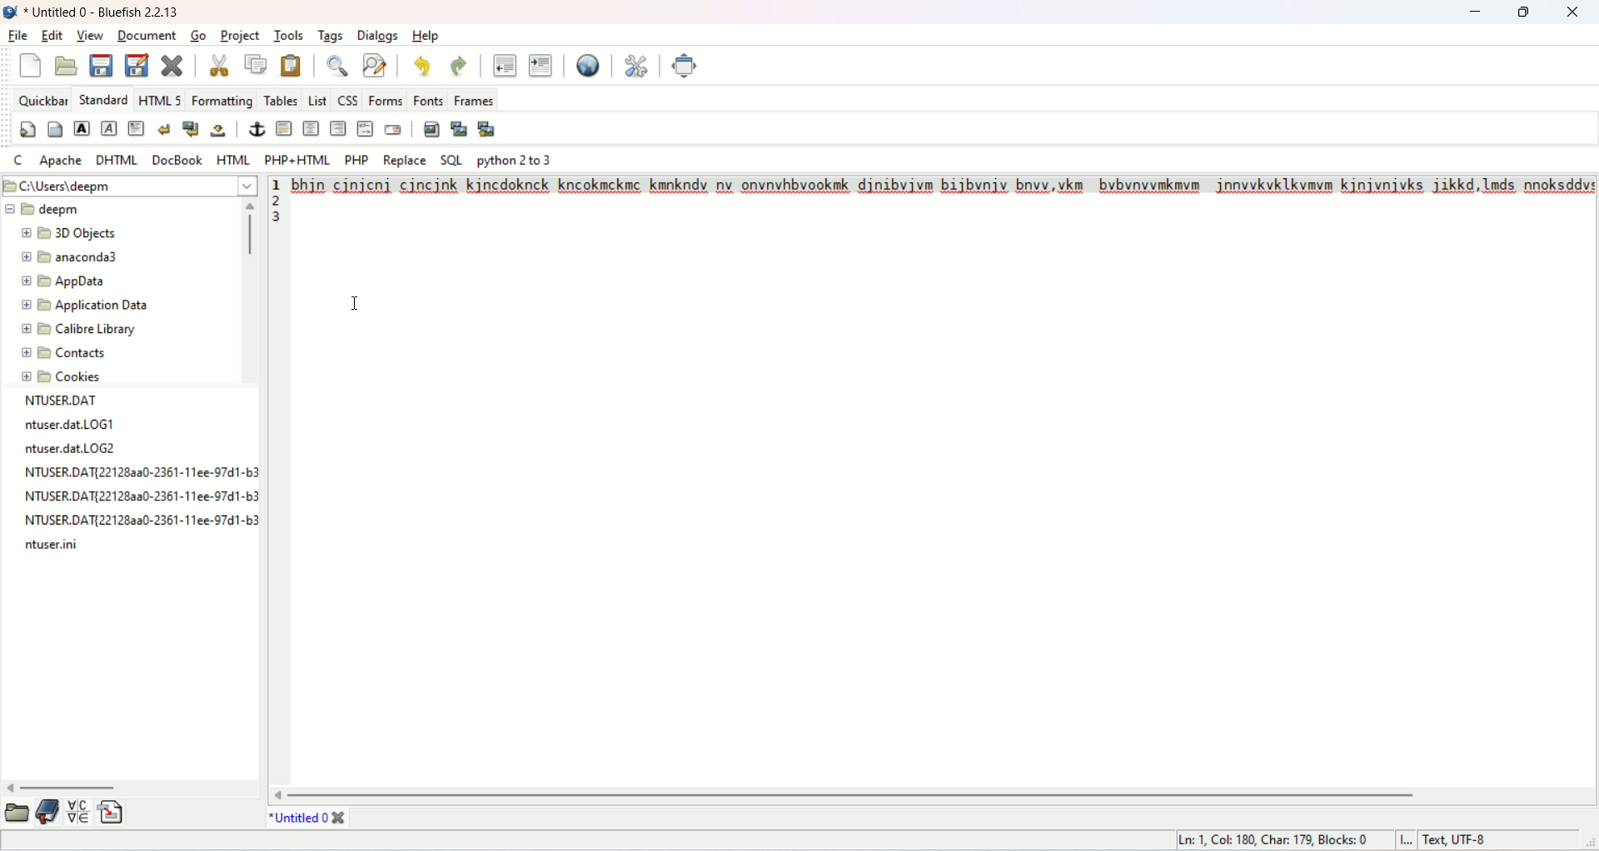 This screenshot has width=1599, height=851. Describe the element at coordinates (418, 68) in the screenshot. I see `undo` at that location.